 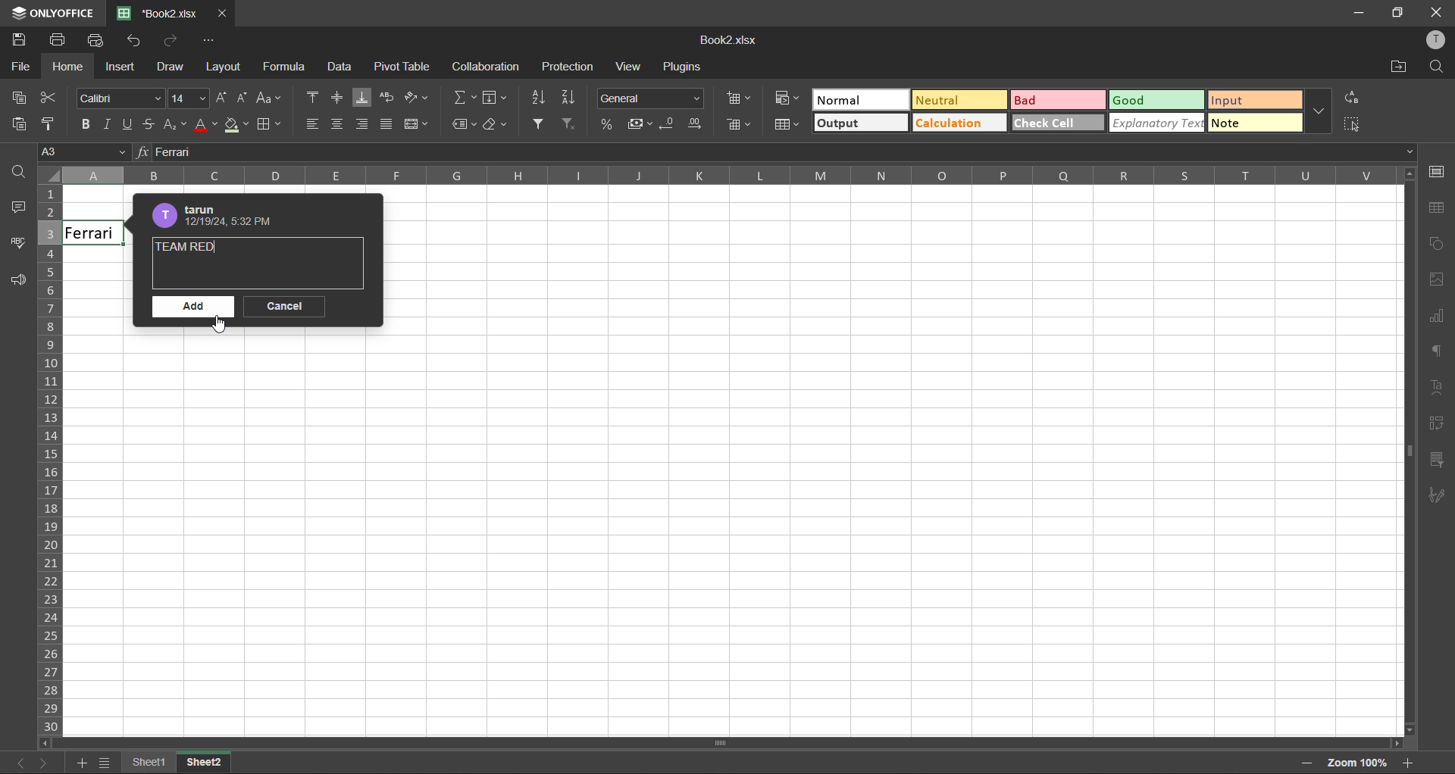 What do you see at coordinates (339, 69) in the screenshot?
I see `data` at bounding box center [339, 69].